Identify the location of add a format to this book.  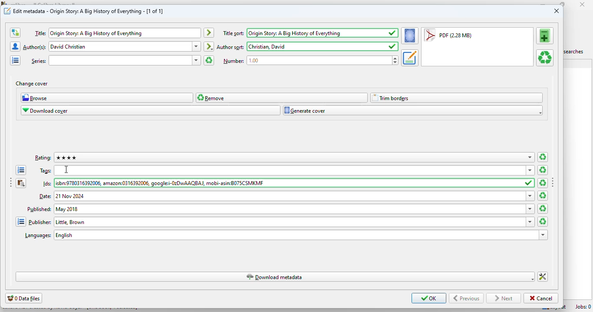
(544, 36).